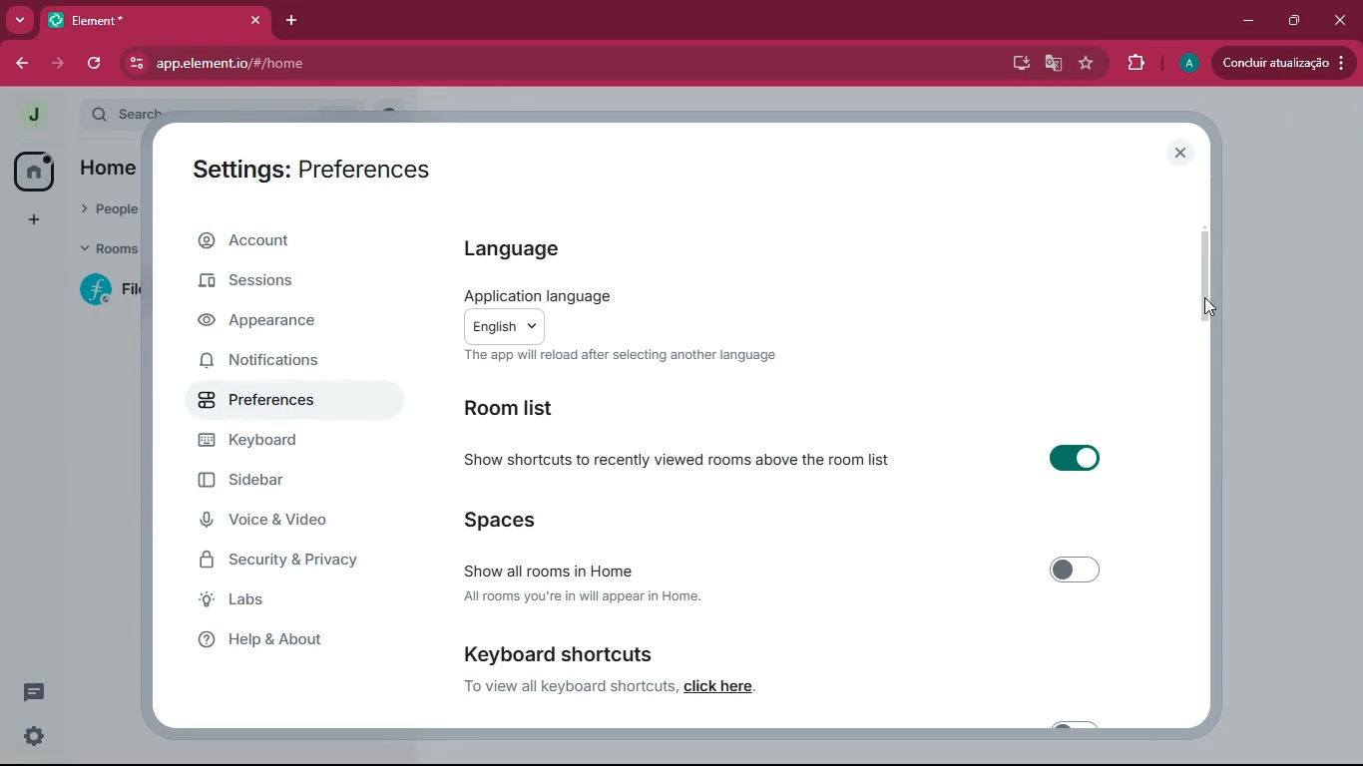 The height and width of the screenshot is (766, 1363). I want to click on desktop, so click(1020, 65).